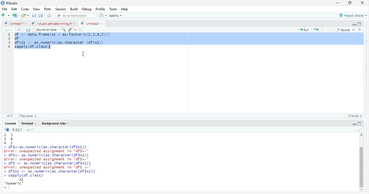 This screenshot has width=369, height=194. I want to click on Edit, so click(15, 9).